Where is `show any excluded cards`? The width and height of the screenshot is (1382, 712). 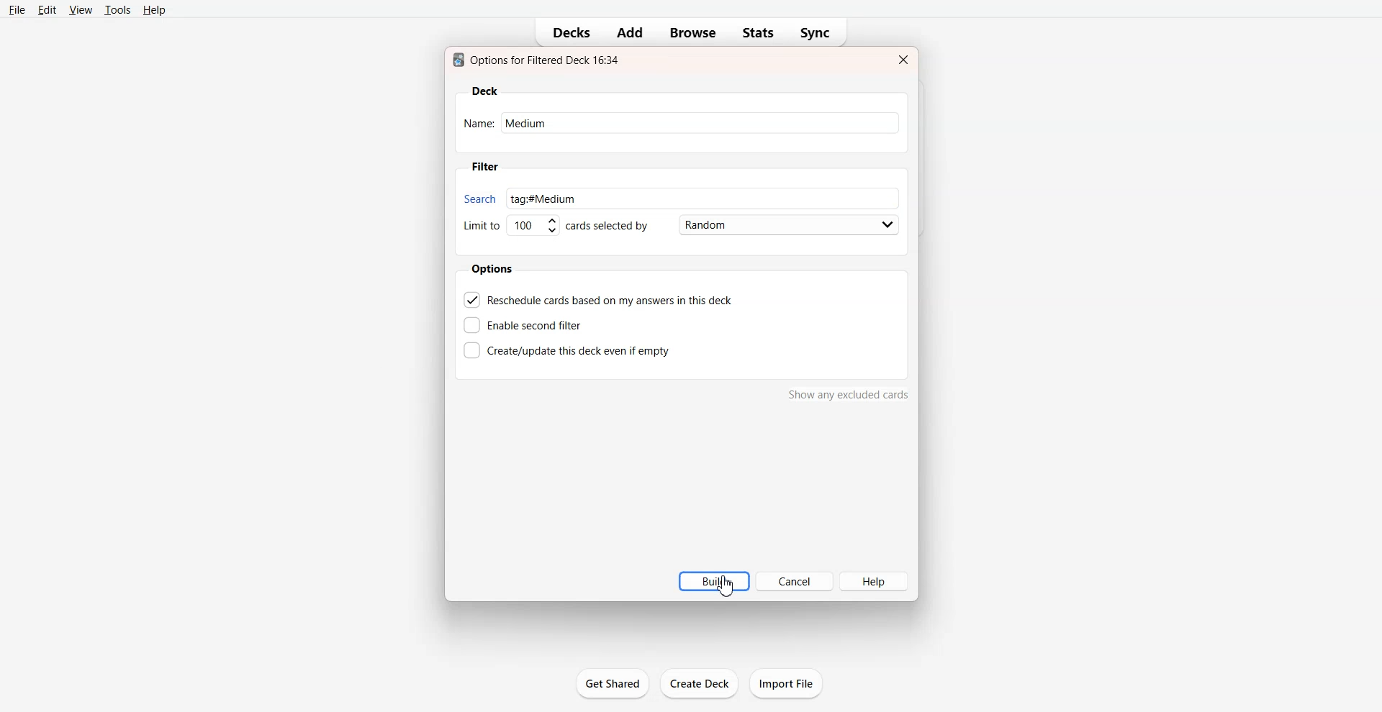
show any excluded cards is located at coordinates (849, 398).